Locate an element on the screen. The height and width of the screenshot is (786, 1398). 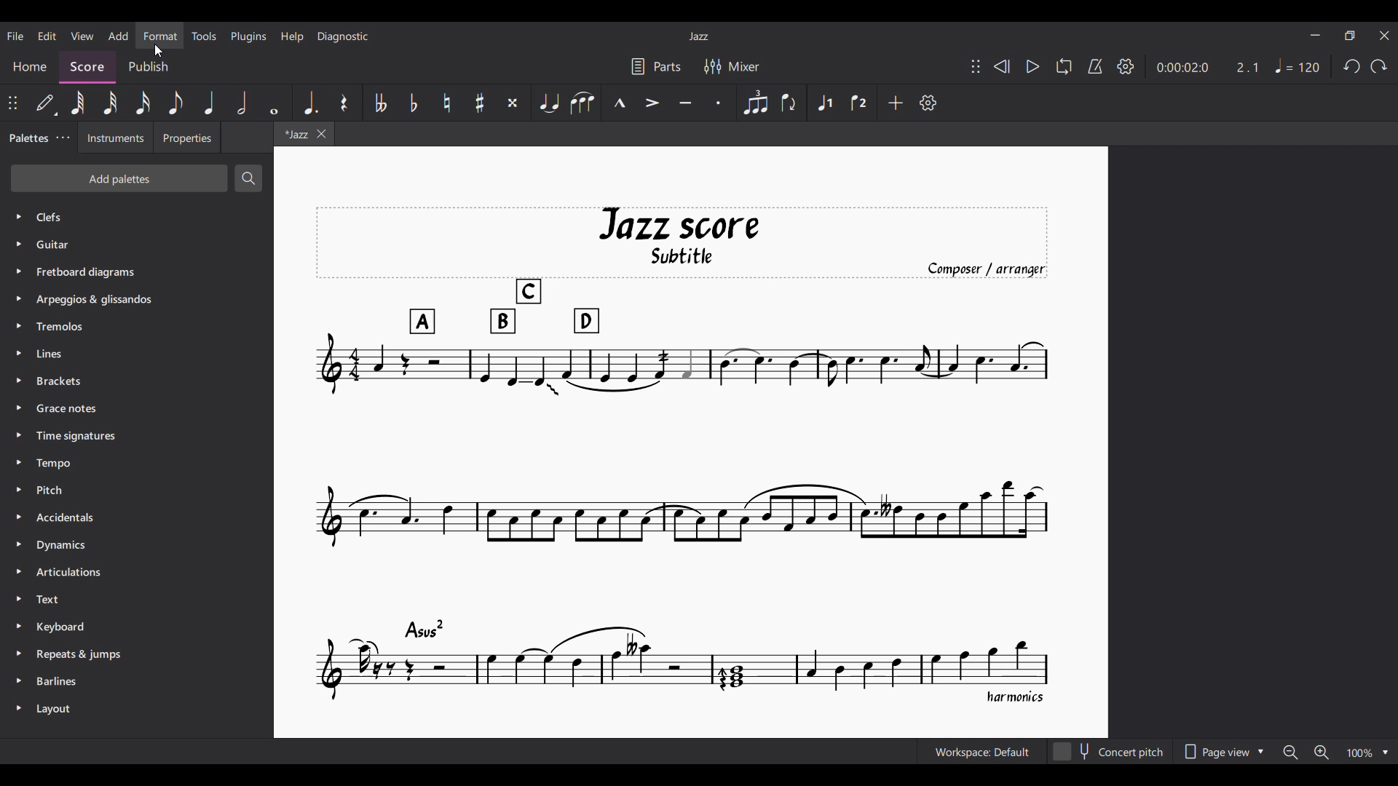
Marcato is located at coordinates (620, 103).